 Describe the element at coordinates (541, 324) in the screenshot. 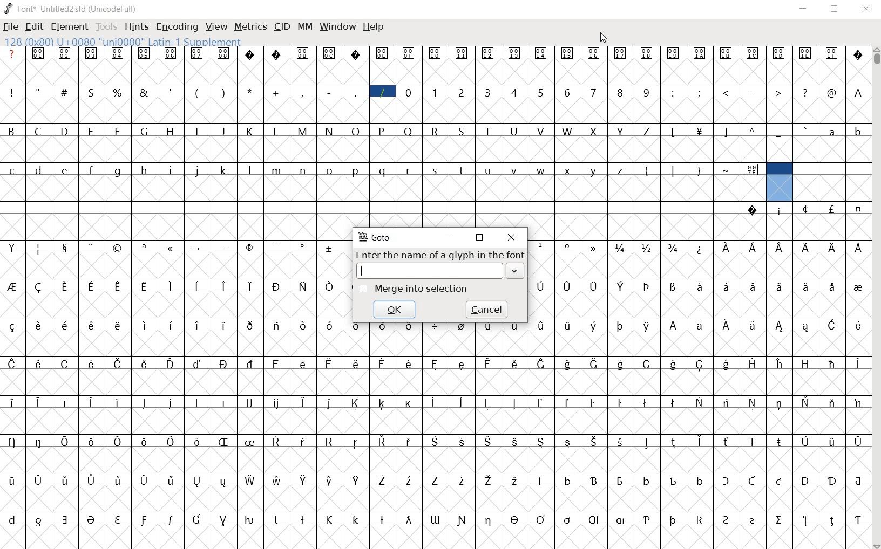

I see `Symbol` at that location.